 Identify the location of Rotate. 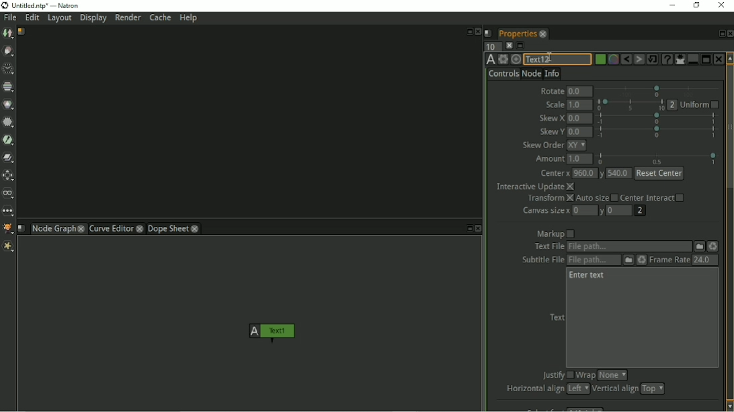
(551, 89).